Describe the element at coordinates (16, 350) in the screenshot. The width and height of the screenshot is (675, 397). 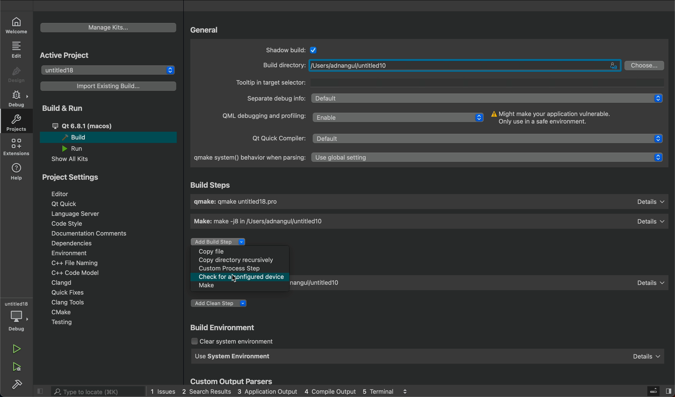
I see `run` at that location.